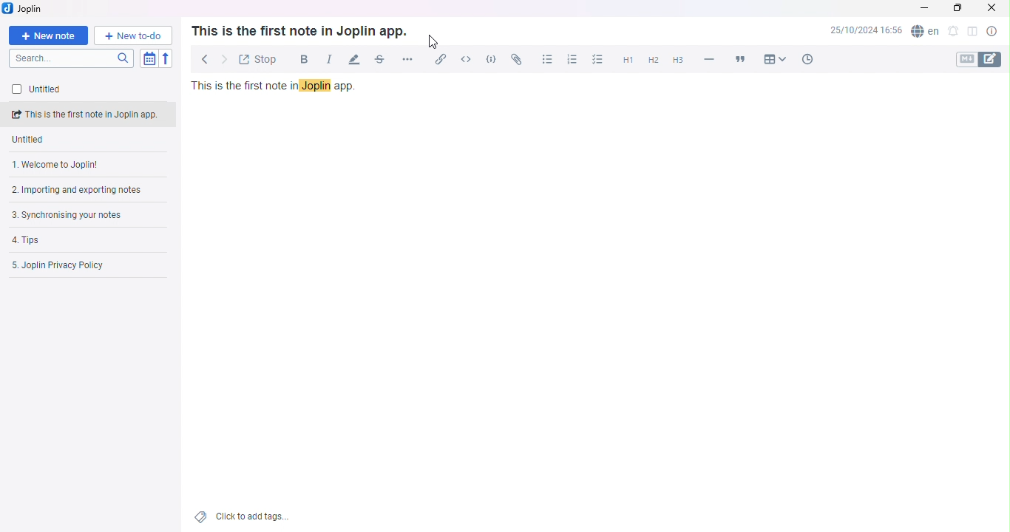  What do you see at coordinates (353, 58) in the screenshot?
I see `Highlight` at bounding box center [353, 58].